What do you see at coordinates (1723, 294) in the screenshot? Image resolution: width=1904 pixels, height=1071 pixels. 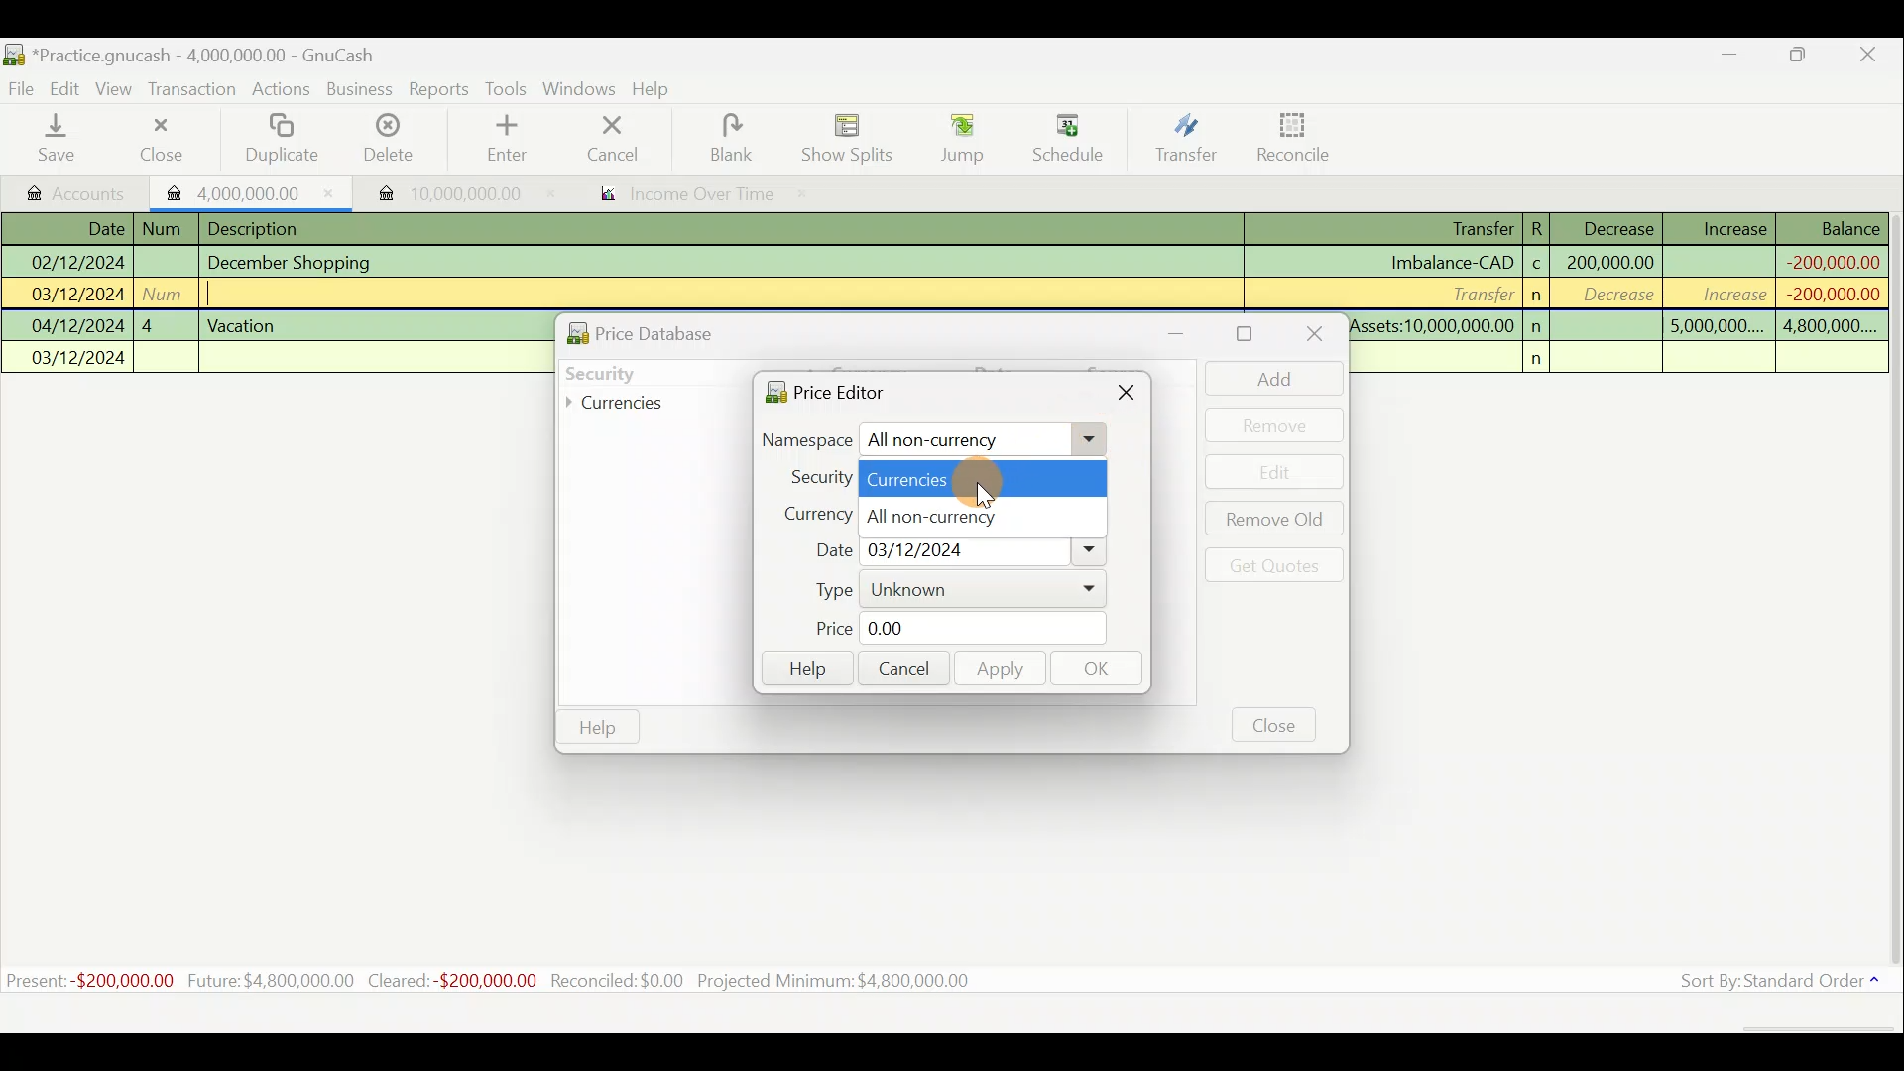 I see `increase` at bounding box center [1723, 294].